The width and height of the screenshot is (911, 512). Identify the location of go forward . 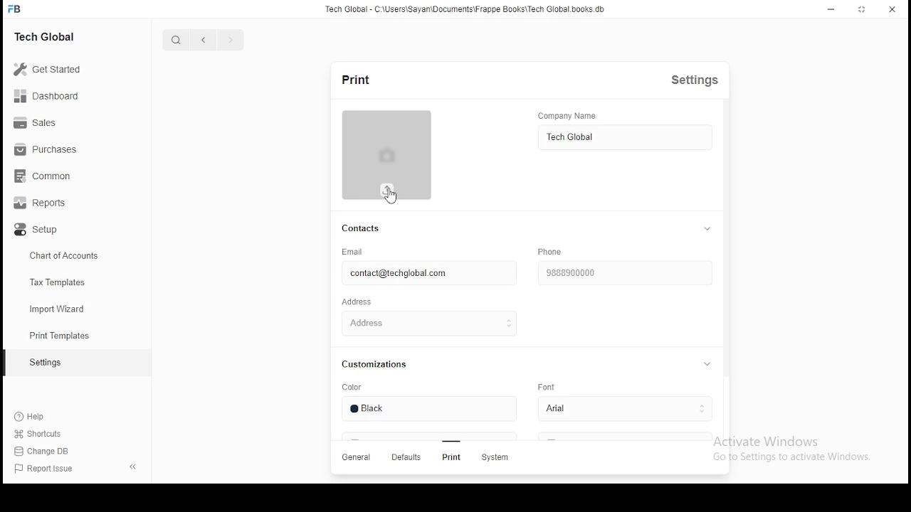
(230, 41).